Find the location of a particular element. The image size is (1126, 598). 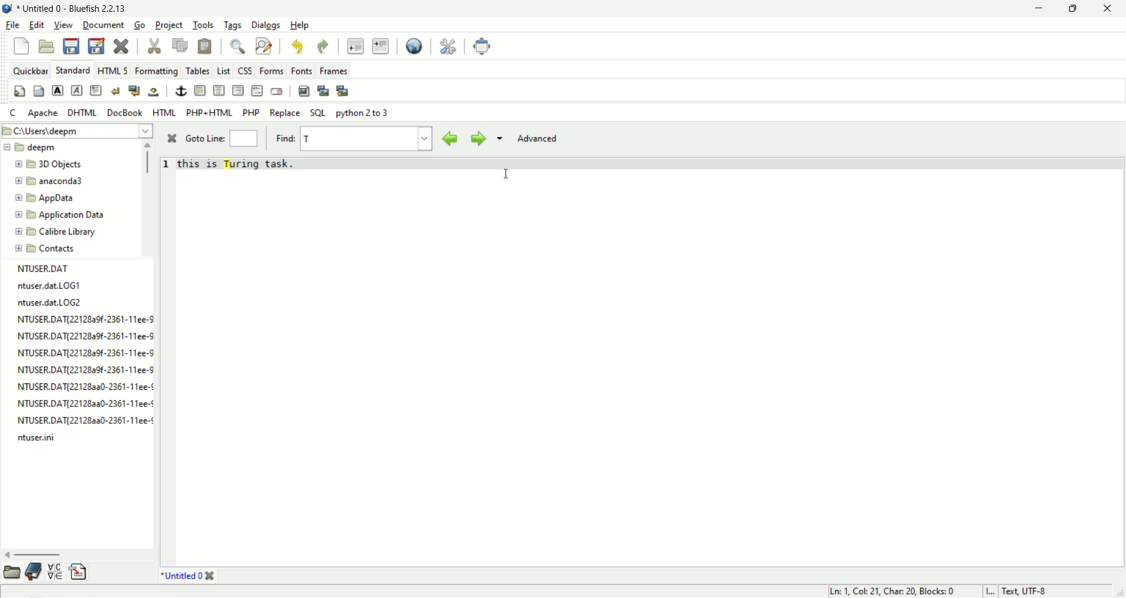

quickbar is located at coordinates (30, 71).